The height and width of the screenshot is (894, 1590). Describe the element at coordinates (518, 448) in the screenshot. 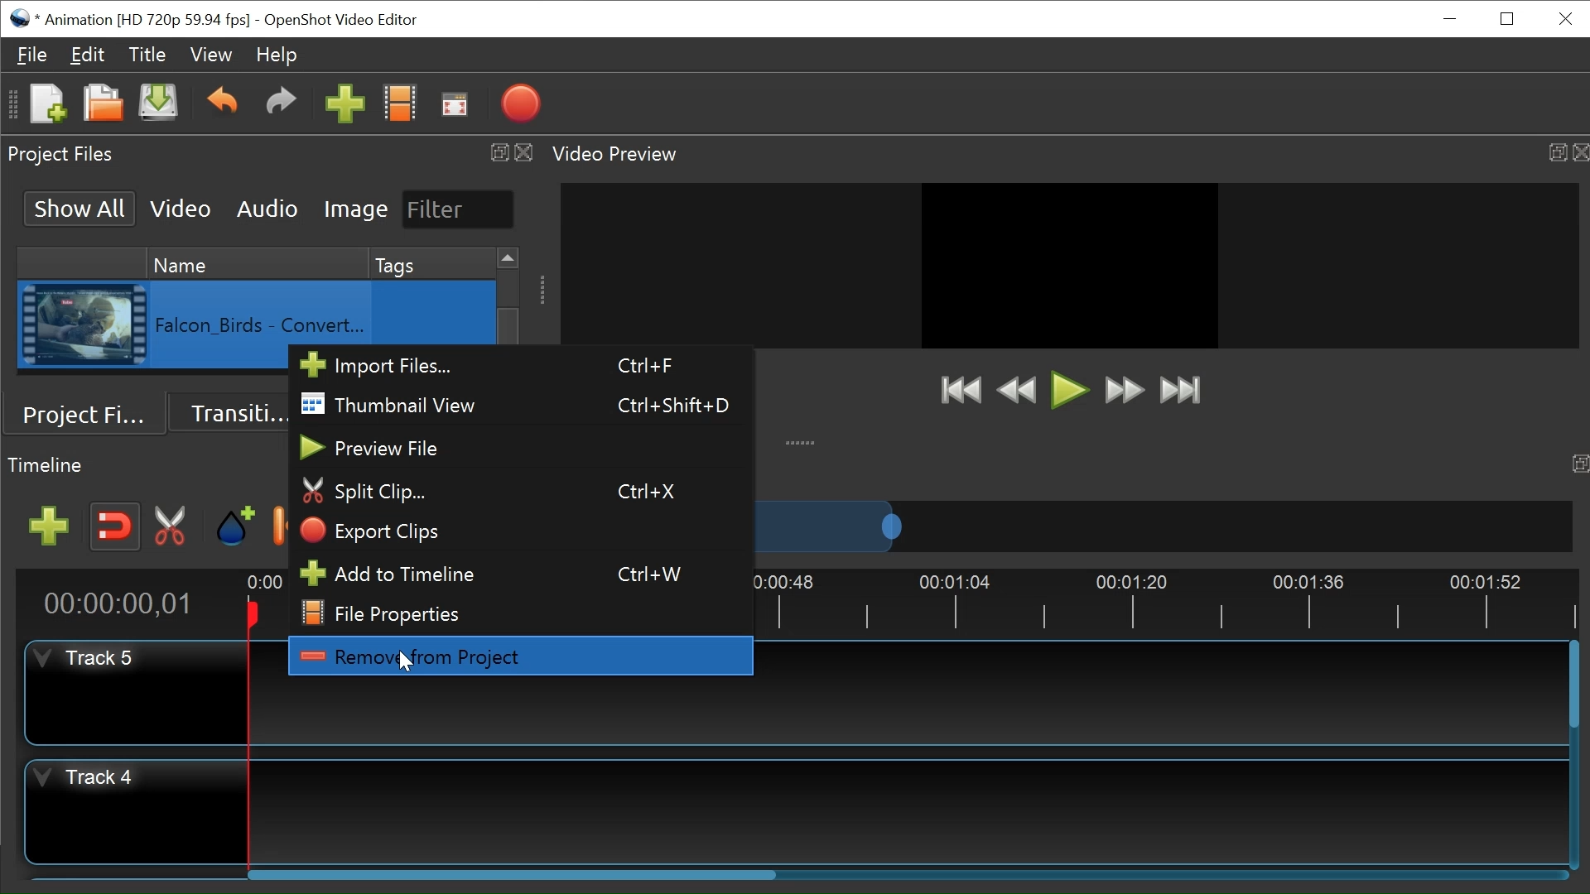

I see `Preview File` at that location.